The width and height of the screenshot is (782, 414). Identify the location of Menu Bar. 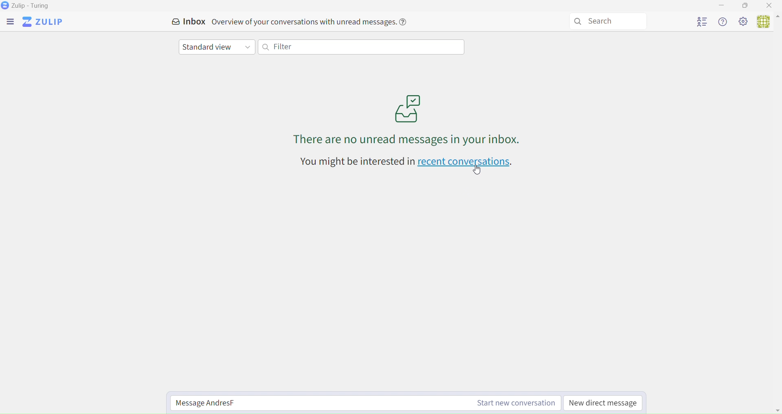
(9, 21).